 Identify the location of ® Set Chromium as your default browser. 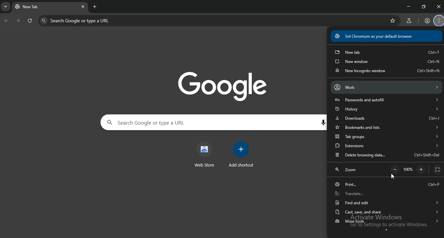
(384, 35).